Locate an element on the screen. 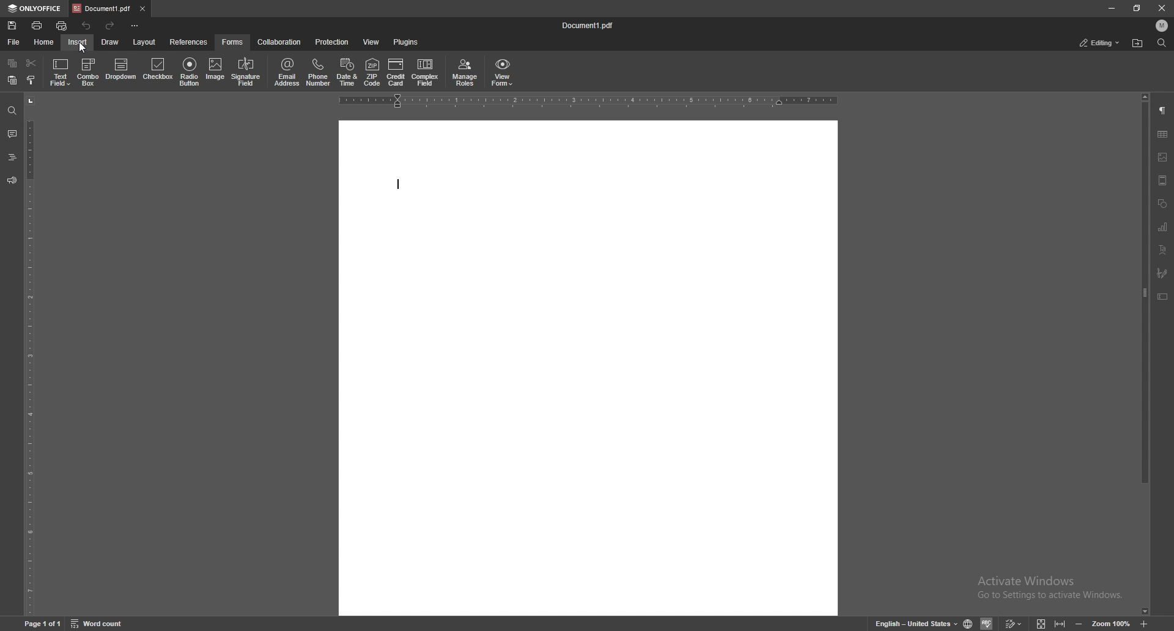 This screenshot has height=631, width=1174. onlyoffice is located at coordinates (37, 9).